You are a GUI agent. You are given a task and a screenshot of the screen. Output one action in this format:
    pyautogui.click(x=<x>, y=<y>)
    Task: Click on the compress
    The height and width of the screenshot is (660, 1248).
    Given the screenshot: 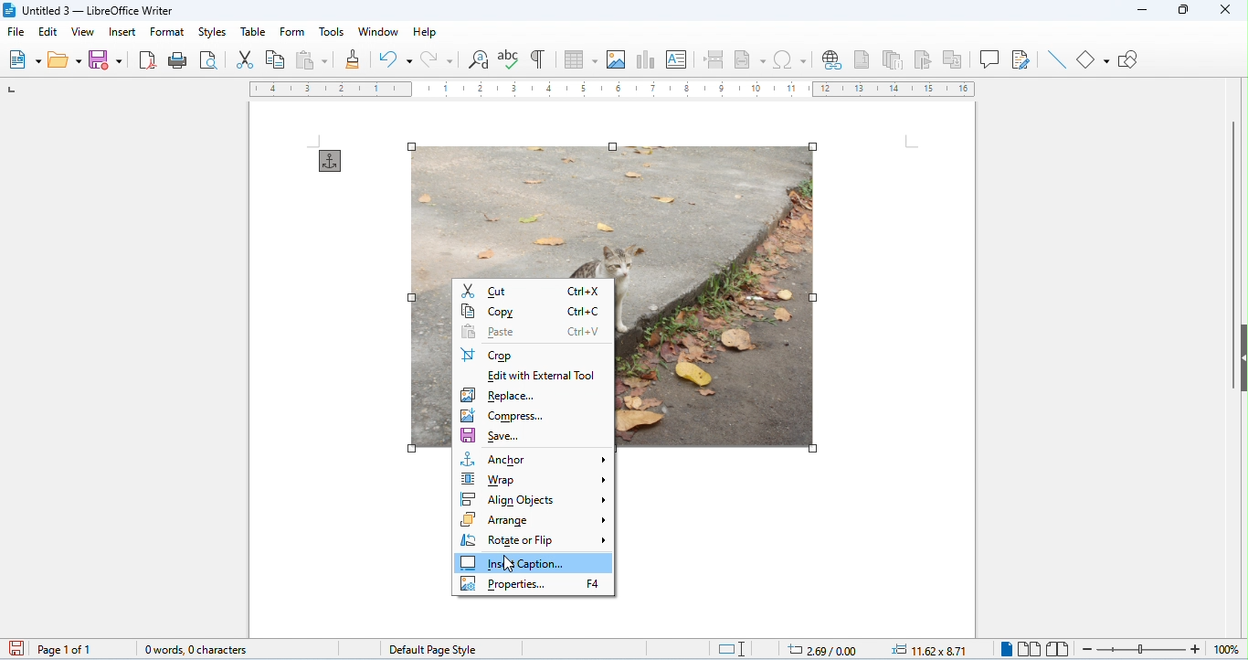 What is the action you would take?
    pyautogui.click(x=504, y=416)
    